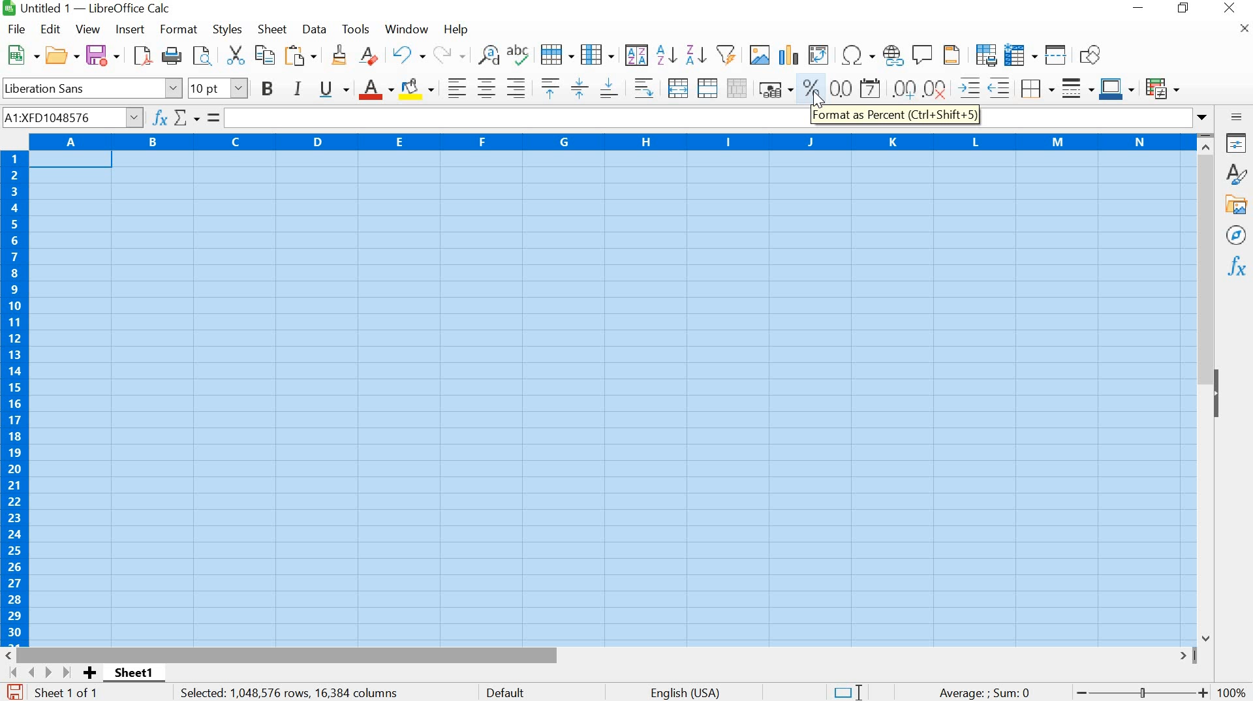  Describe the element at coordinates (974, 692) in the screenshot. I see `Average : SUM 0` at that location.